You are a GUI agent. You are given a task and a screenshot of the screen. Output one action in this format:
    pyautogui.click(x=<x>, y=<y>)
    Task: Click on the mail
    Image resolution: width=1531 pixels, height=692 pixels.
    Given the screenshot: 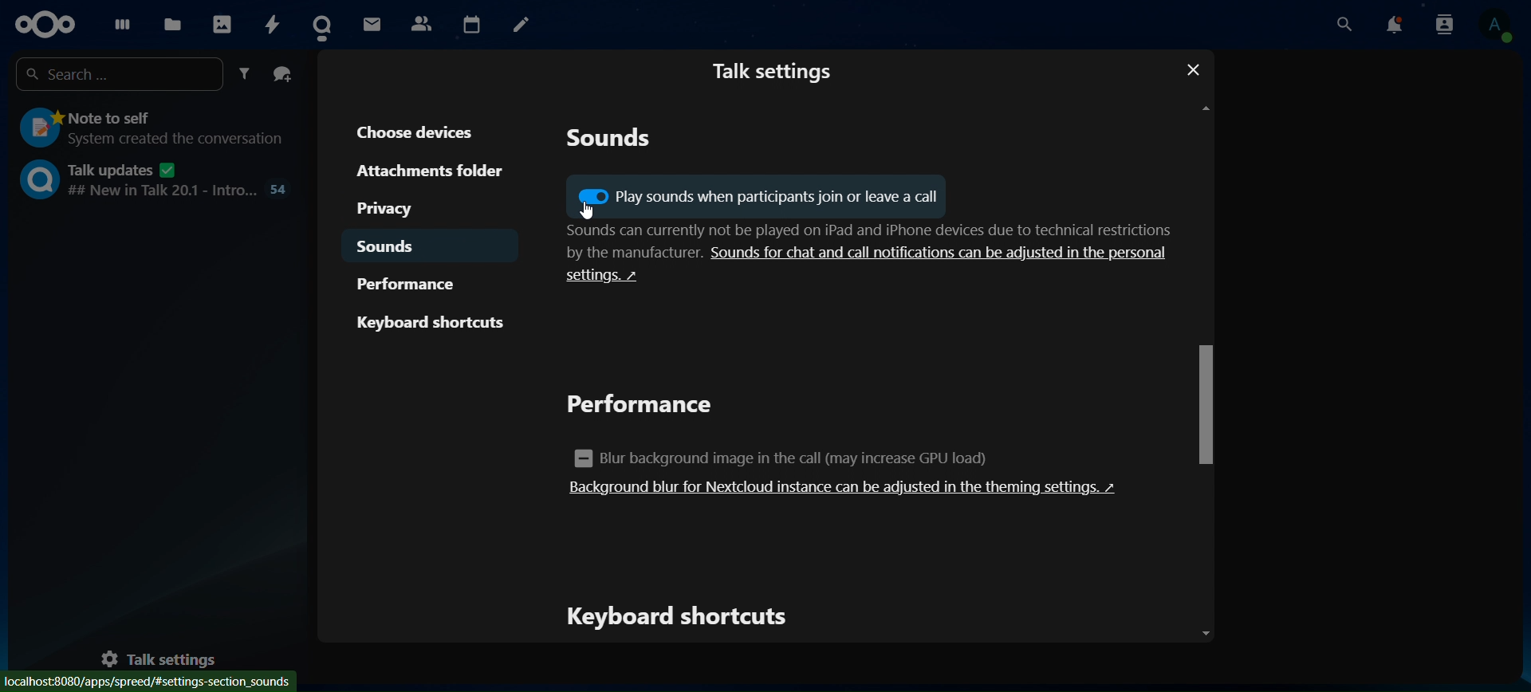 What is the action you would take?
    pyautogui.click(x=372, y=23)
    